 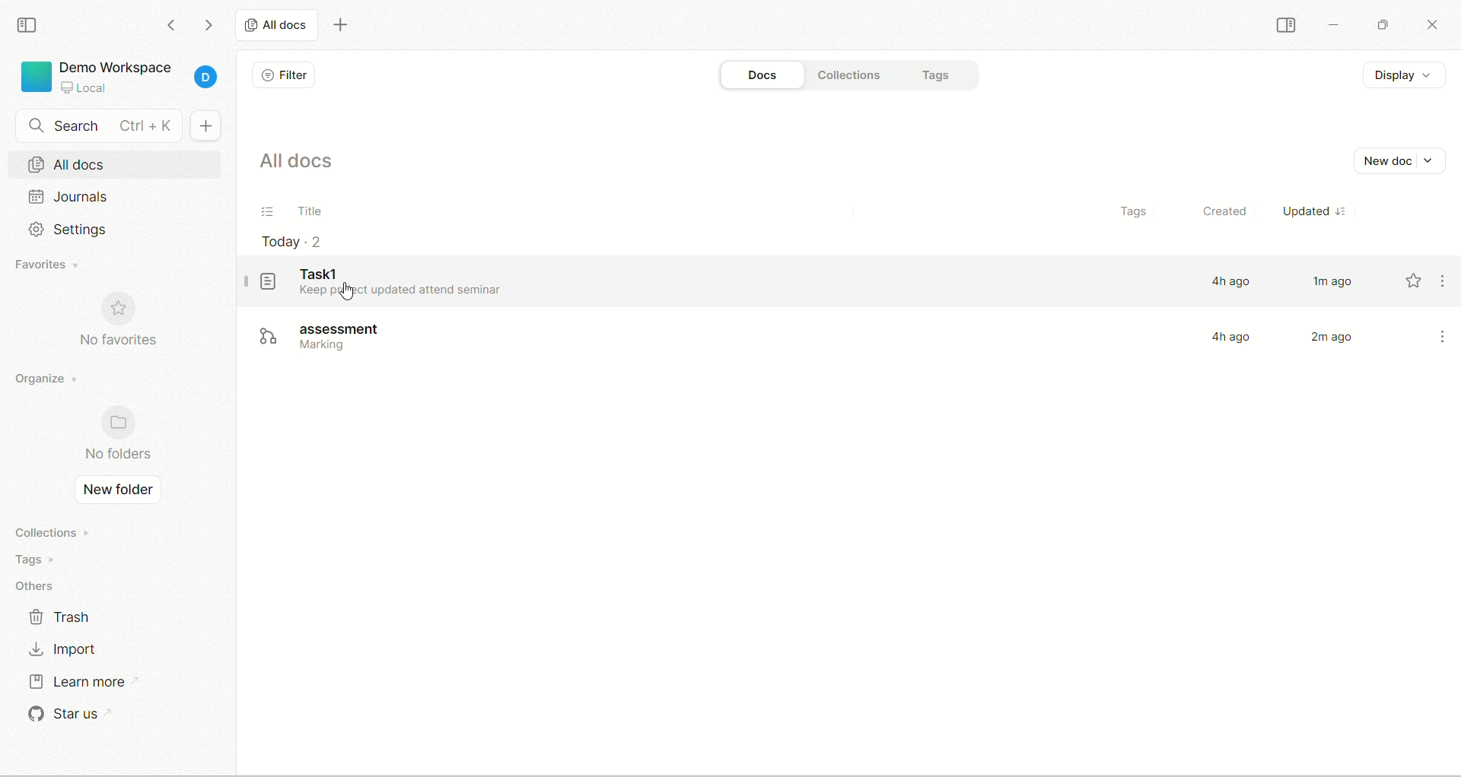 What do you see at coordinates (851, 74) in the screenshot?
I see `collections` at bounding box center [851, 74].